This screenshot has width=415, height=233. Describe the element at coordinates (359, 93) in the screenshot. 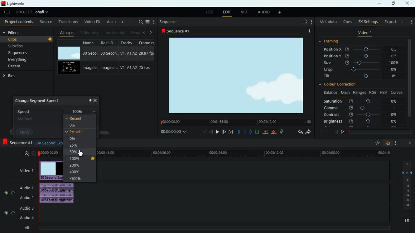

I see `ranges` at that location.